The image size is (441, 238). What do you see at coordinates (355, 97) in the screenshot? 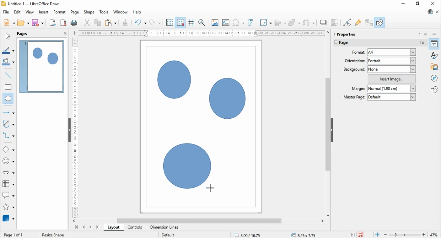
I see `master page` at bounding box center [355, 97].